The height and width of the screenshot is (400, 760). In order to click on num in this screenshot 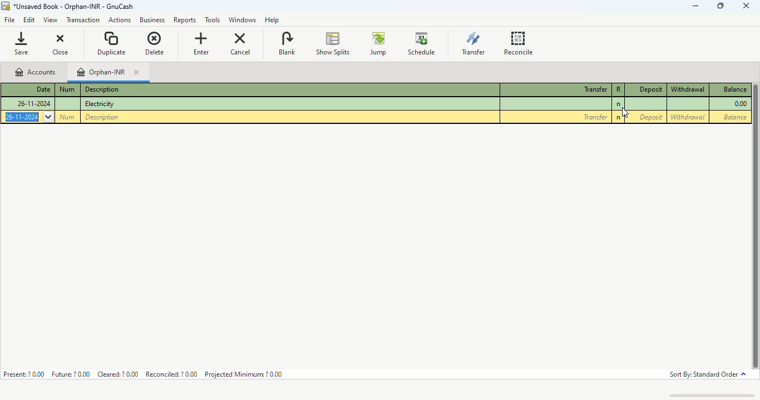, I will do `click(67, 89)`.